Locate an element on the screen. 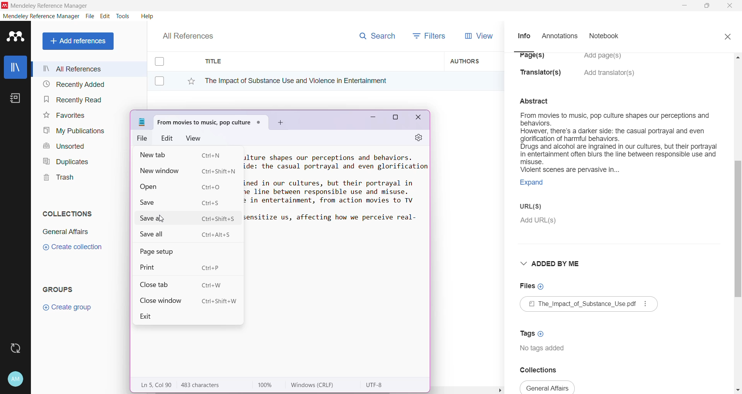 This screenshot has width=742, height=394. Available File is located at coordinates (590, 305).